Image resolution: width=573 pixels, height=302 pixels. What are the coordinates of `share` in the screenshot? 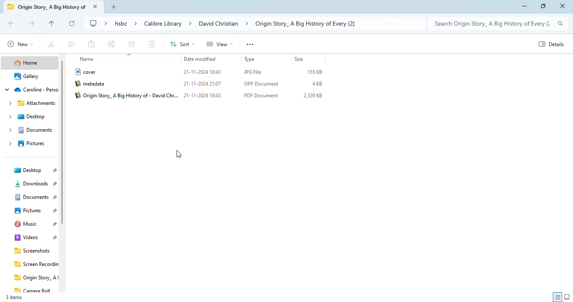 It's located at (133, 43).